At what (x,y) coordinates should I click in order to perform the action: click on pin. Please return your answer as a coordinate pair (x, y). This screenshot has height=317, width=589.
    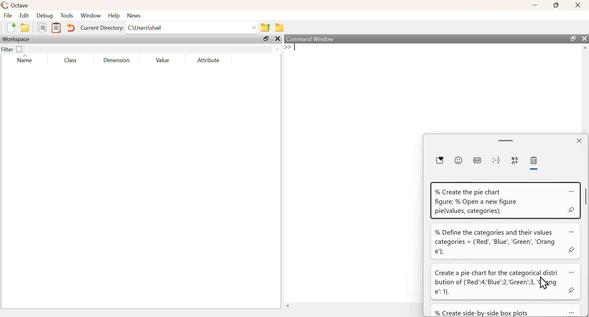
    Looking at the image, I should click on (572, 209).